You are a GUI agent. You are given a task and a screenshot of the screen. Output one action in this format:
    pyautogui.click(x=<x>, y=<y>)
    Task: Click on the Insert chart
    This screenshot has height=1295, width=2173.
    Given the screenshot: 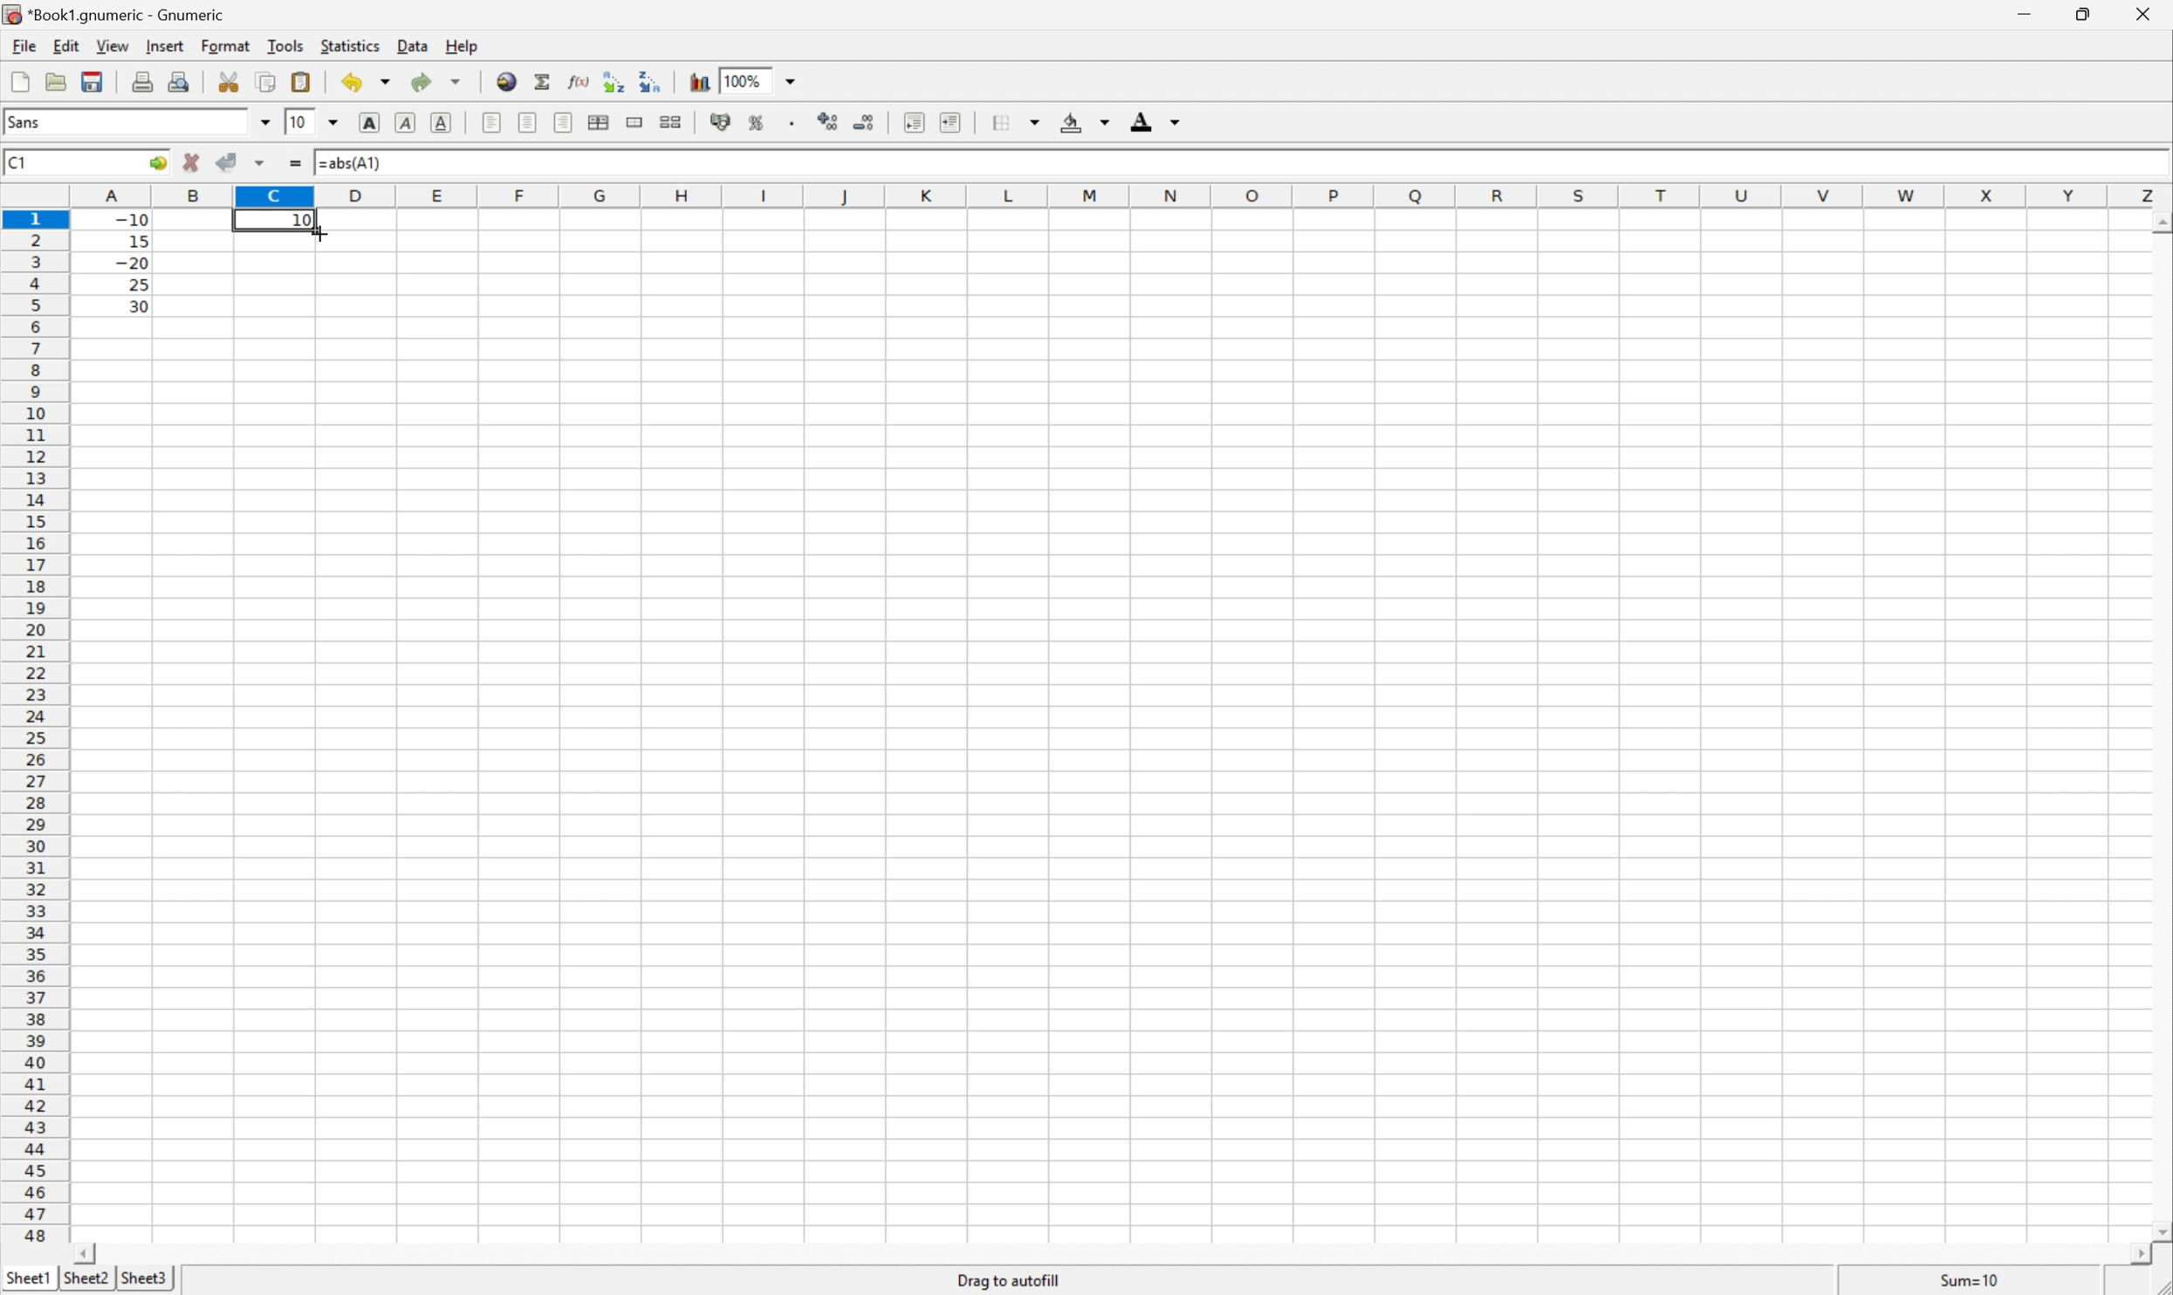 What is the action you would take?
    pyautogui.click(x=700, y=79)
    